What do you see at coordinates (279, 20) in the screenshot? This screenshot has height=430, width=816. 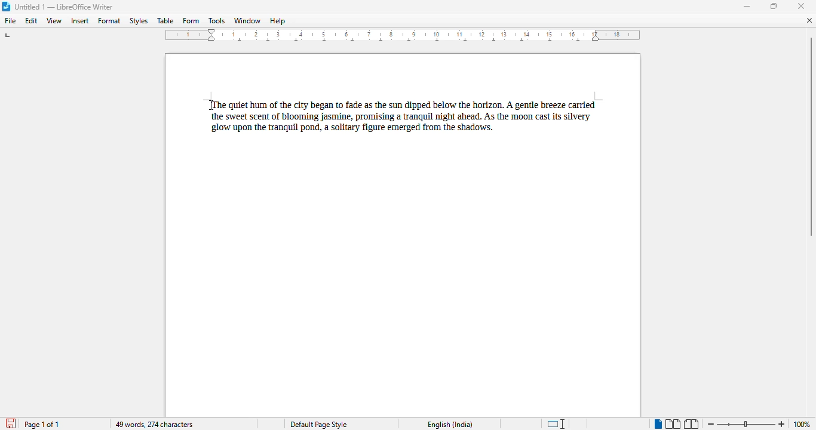 I see `help` at bounding box center [279, 20].